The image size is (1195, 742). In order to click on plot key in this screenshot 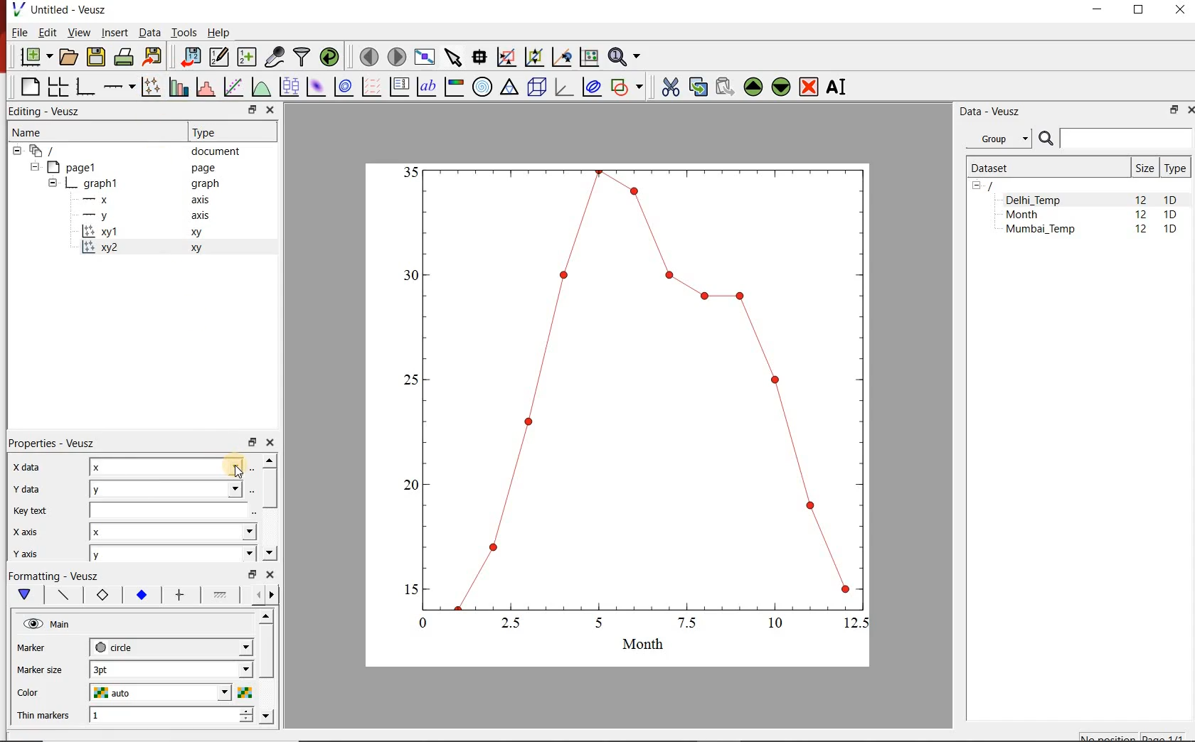, I will do `click(398, 87)`.